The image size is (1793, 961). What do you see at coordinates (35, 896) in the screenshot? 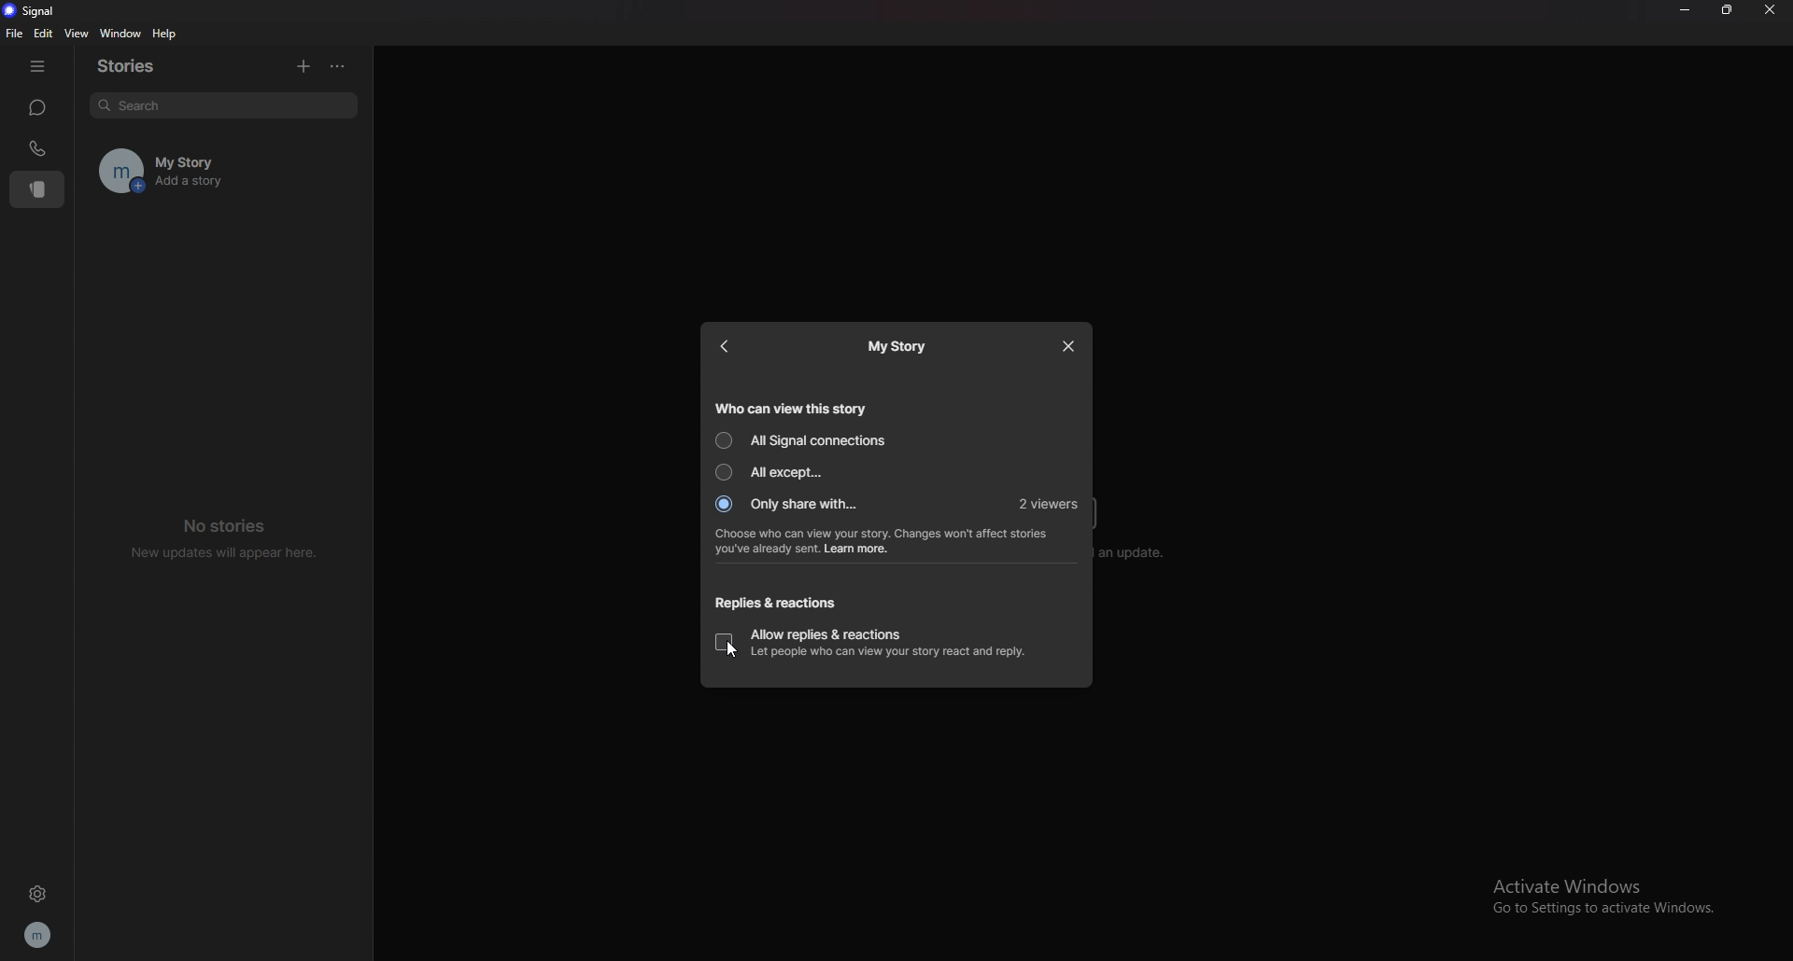
I see `settings` at bounding box center [35, 896].